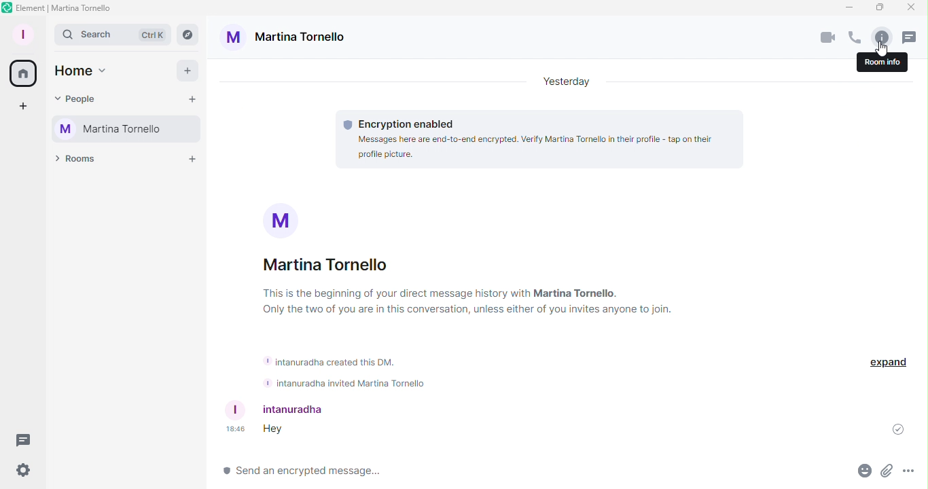  I want to click on Start chat, so click(194, 99).